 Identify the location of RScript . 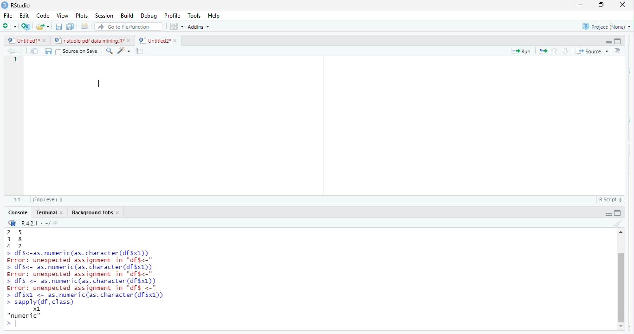
(609, 199).